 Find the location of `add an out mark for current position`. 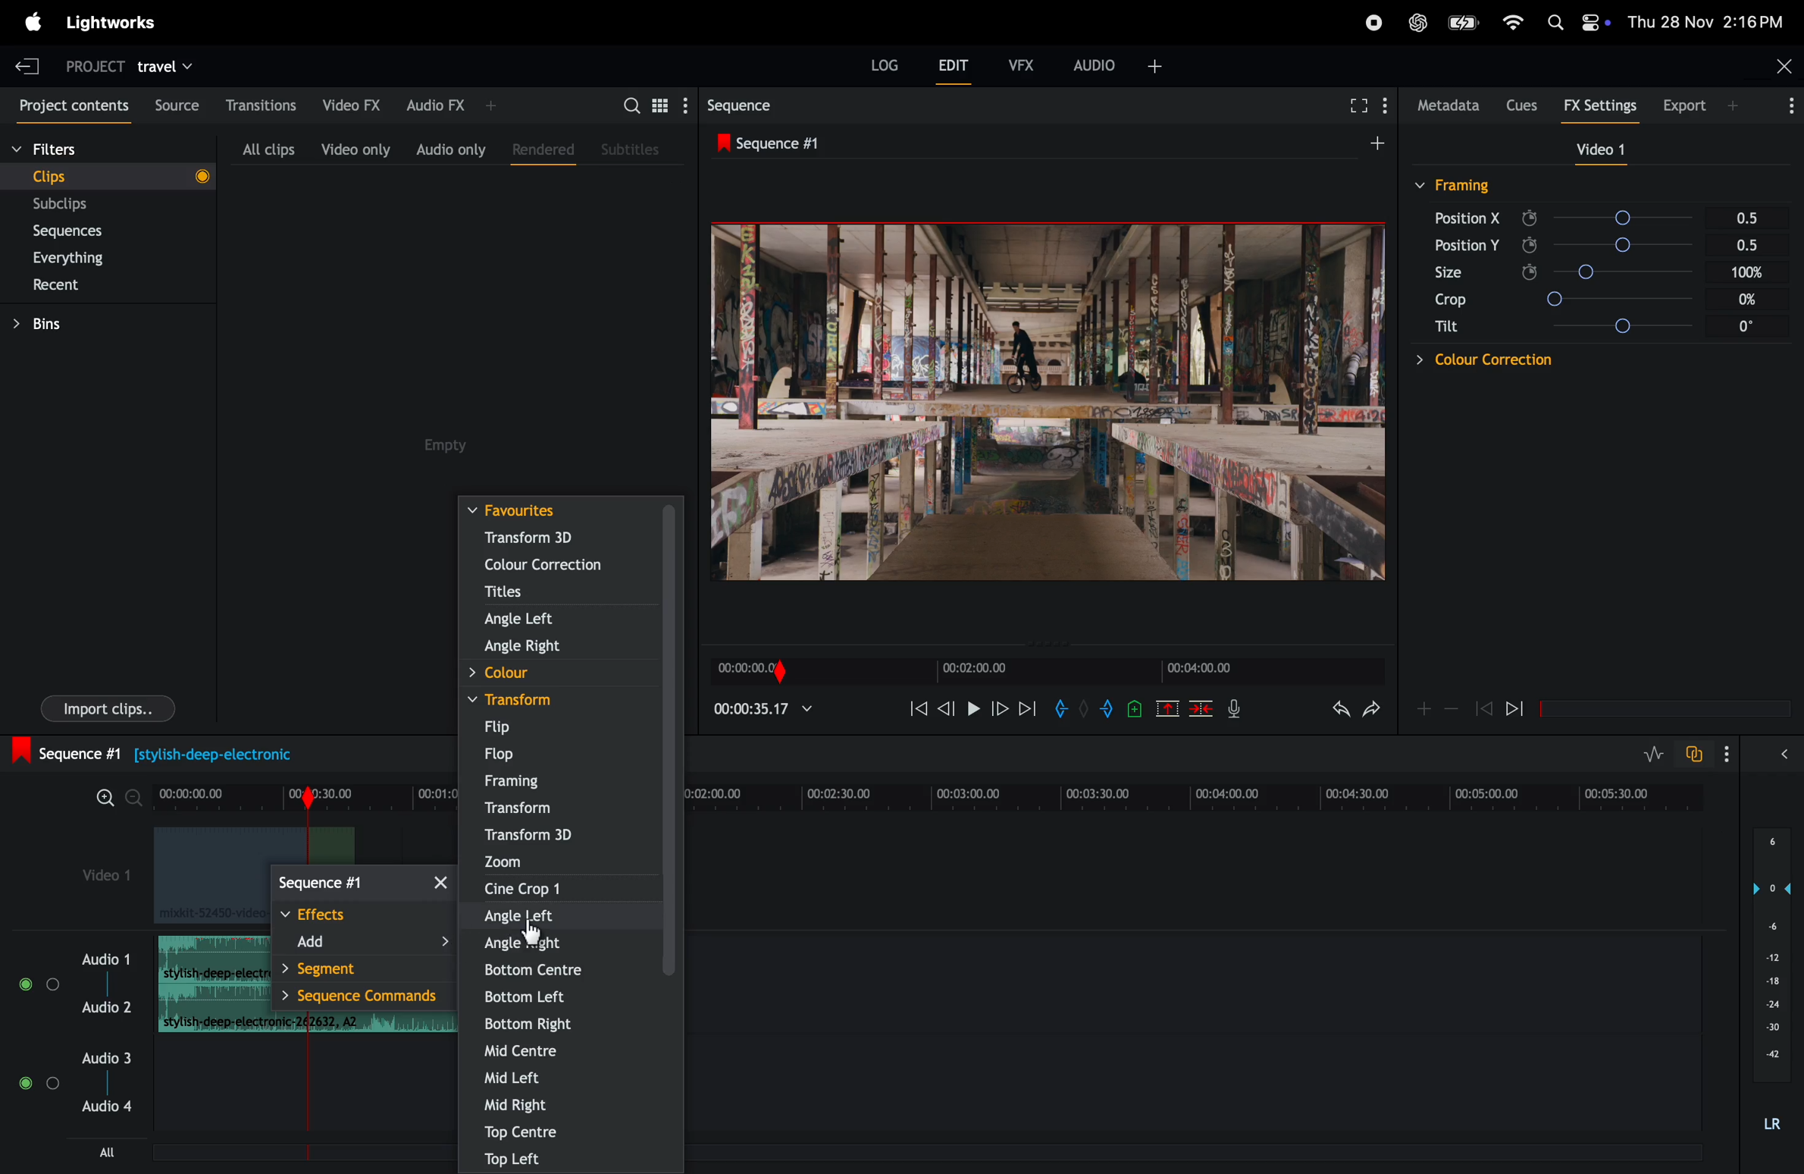

add an out mark for current position is located at coordinates (1110, 708).